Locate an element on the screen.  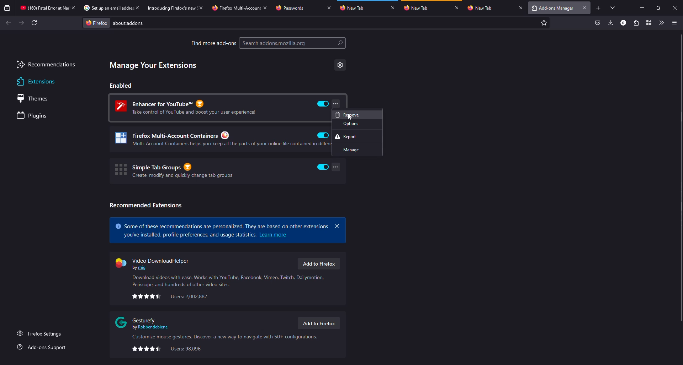
Add current page to favorite is located at coordinates (544, 23).